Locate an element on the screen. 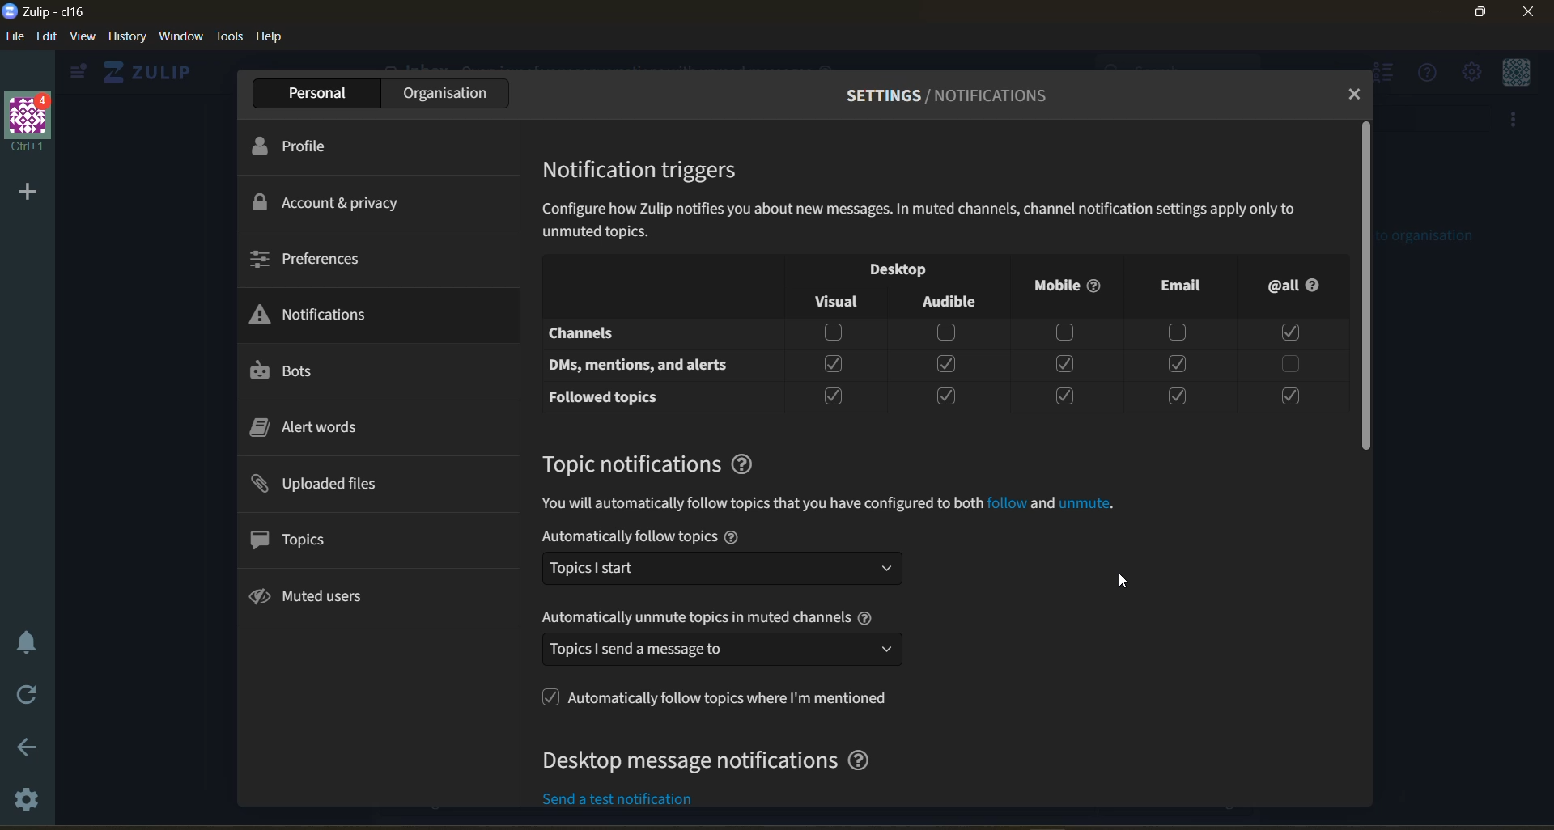  Checkbox is located at coordinates (1289, 333).